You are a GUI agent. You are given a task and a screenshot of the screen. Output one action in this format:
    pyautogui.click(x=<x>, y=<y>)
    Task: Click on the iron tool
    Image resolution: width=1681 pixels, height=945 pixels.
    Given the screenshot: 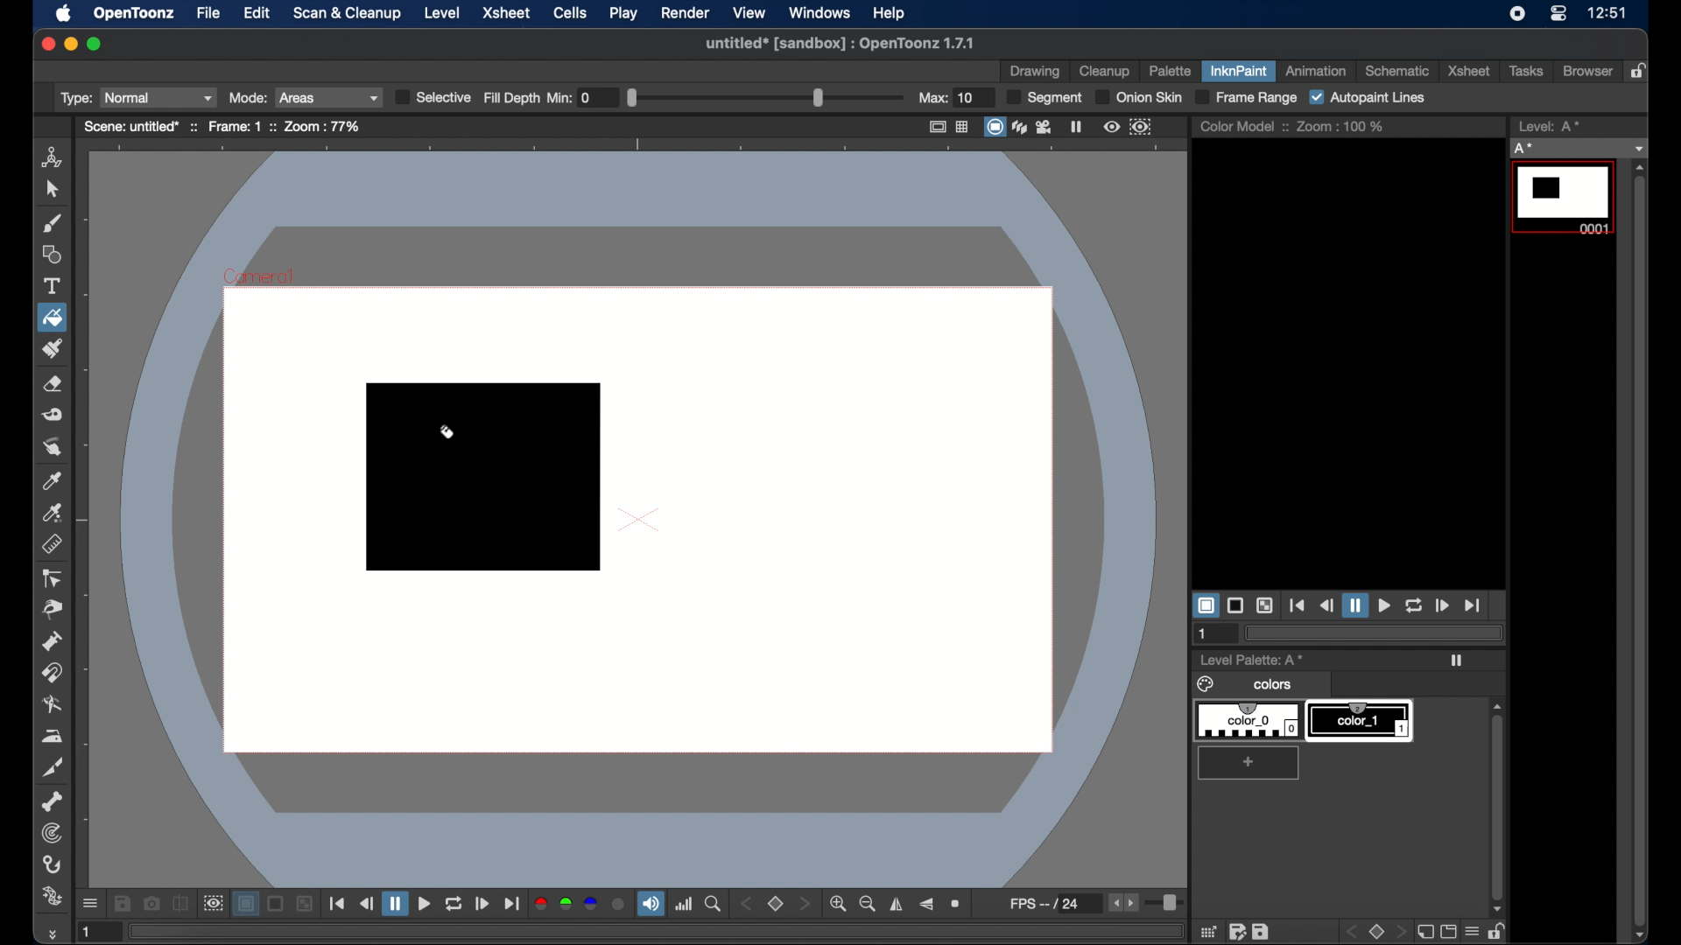 What is the action you would take?
    pyautogui.click(x=53, y=737)
    